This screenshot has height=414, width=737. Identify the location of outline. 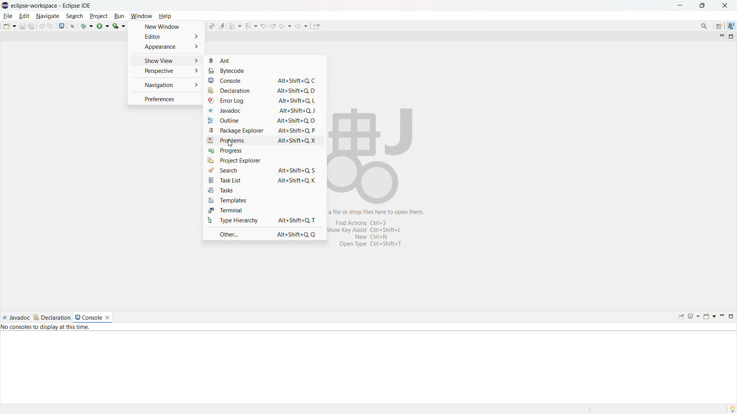
(264, 121).